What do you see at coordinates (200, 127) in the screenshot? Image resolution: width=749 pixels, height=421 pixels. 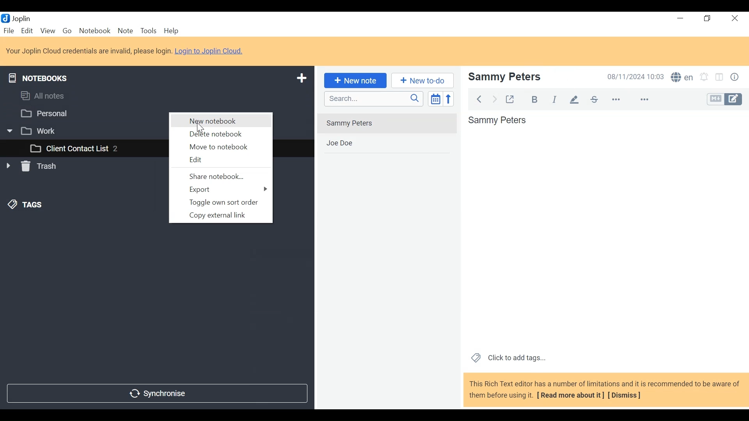 I see `cursor` at bounding box center [200, 127].